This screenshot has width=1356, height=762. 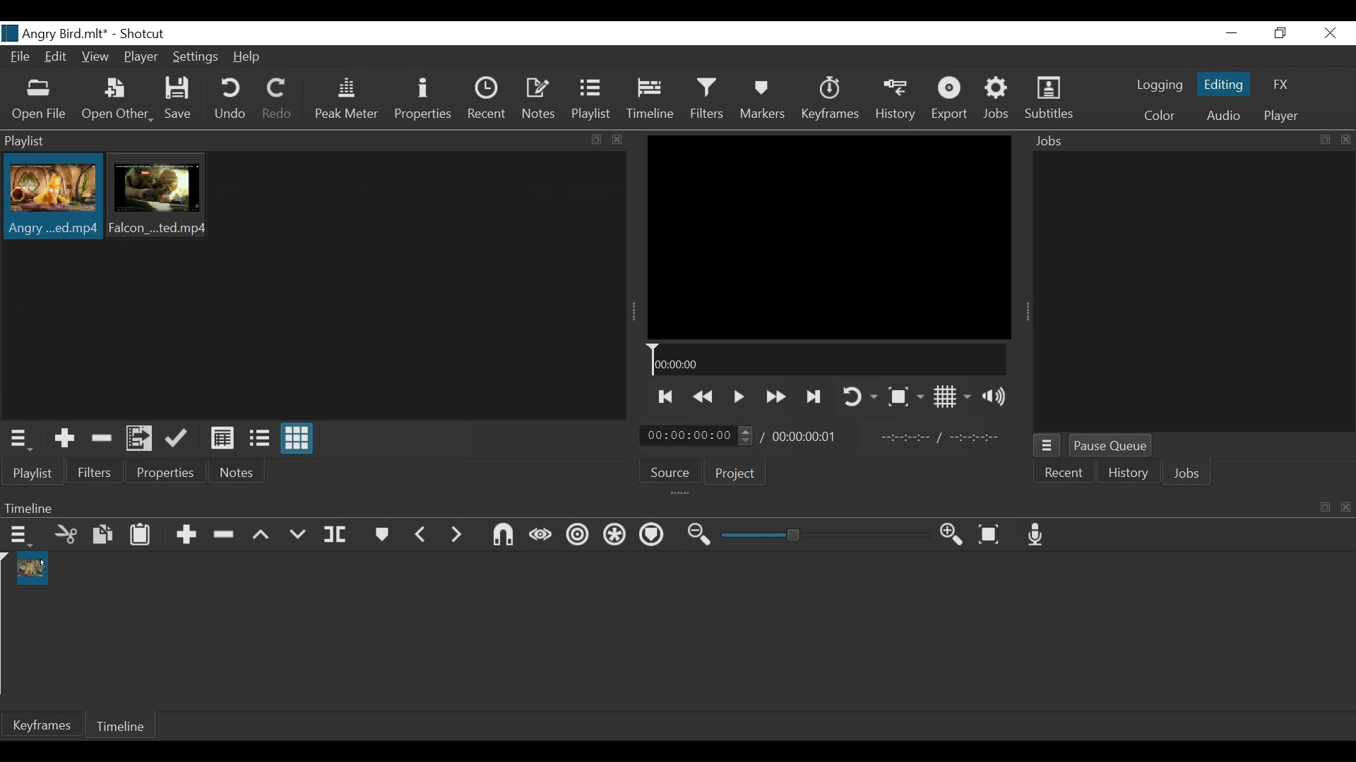 What do you see at coordinates (704, 398) in the screenshot?
I see `Play backward quickly` at bounding box center [704, 398].